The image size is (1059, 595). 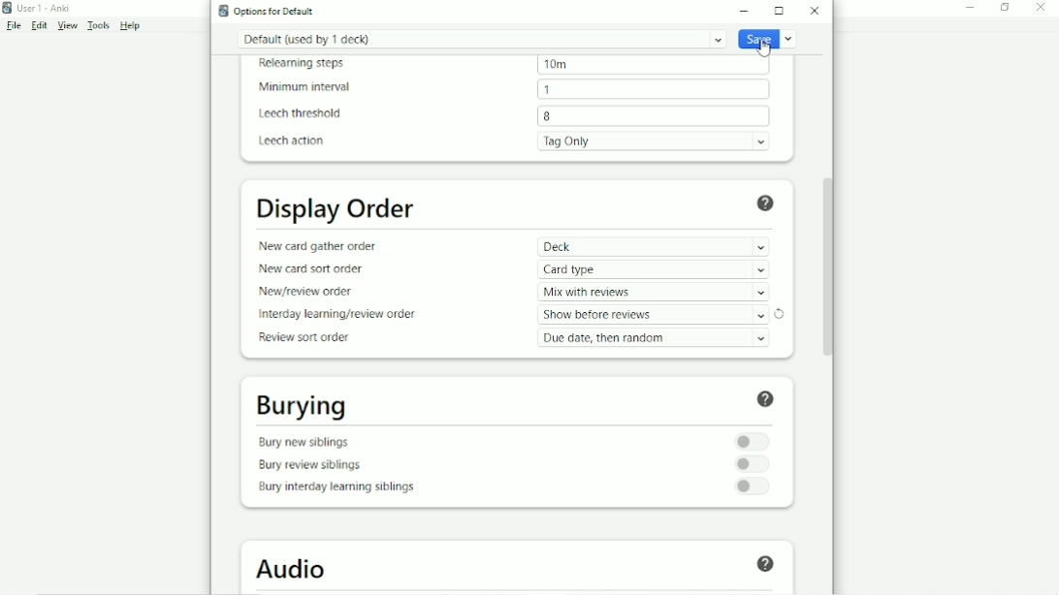 What do you see at coordinates (337, 208) in the screenshot?
I see `Display Order` at bounding box center [337, 208].